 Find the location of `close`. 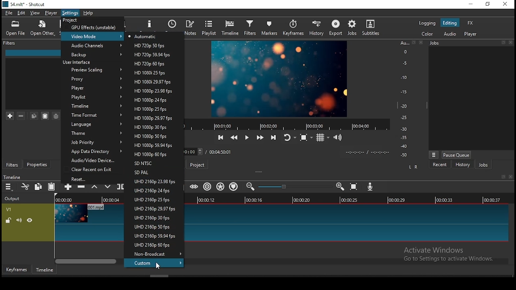

close is located at coordinates (422, 42).